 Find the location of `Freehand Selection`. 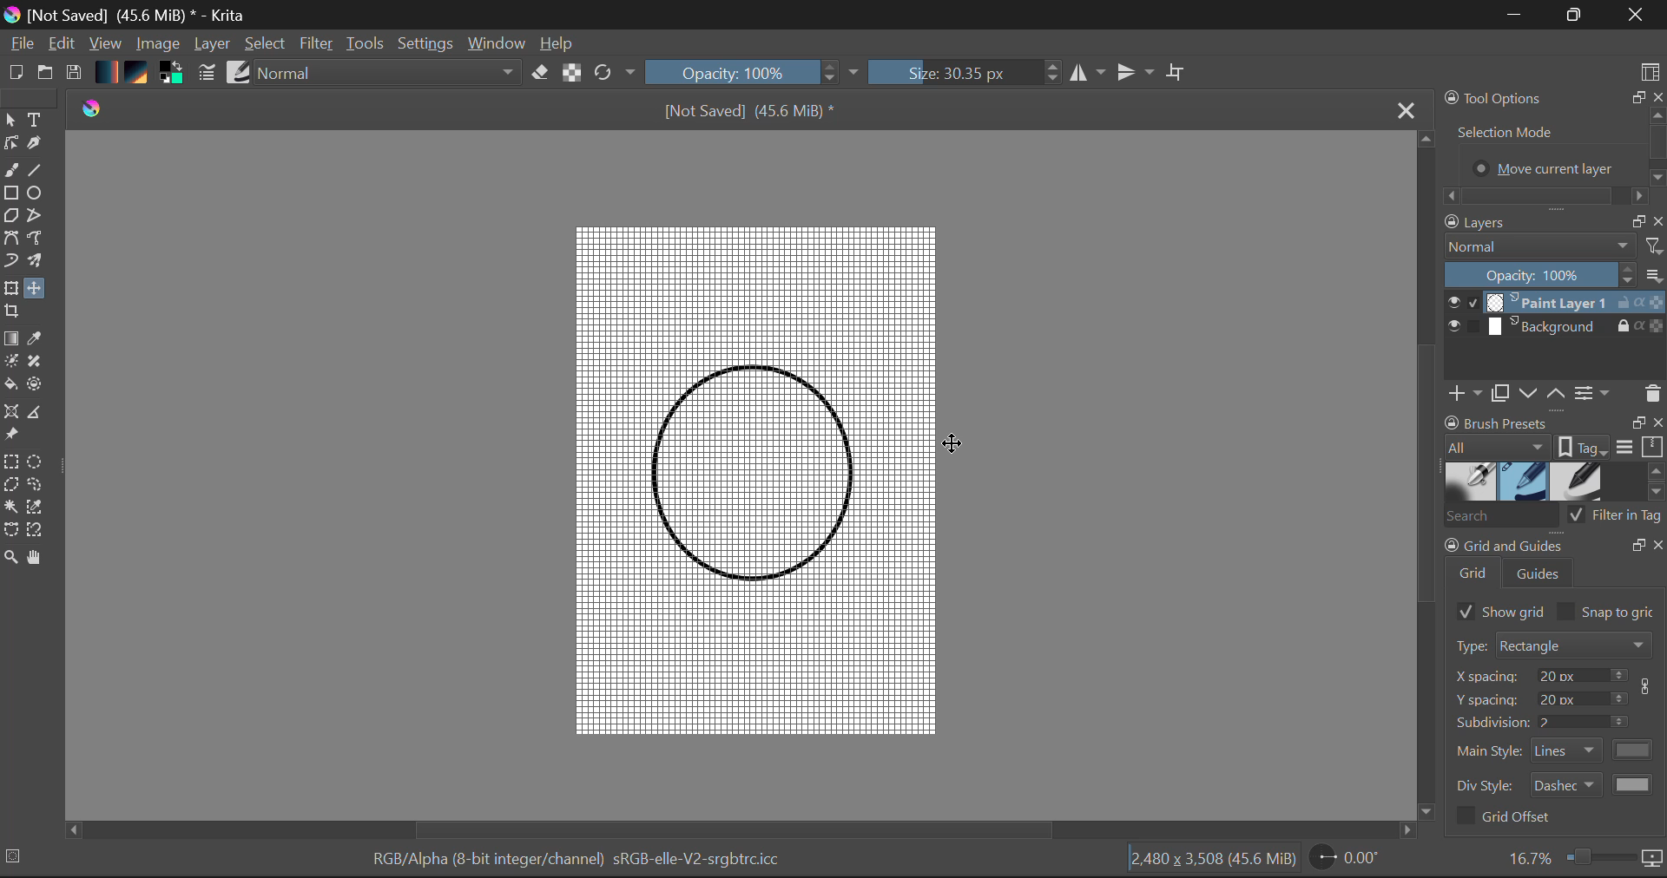

Freehand Selection is located at coordinates (37, 485).